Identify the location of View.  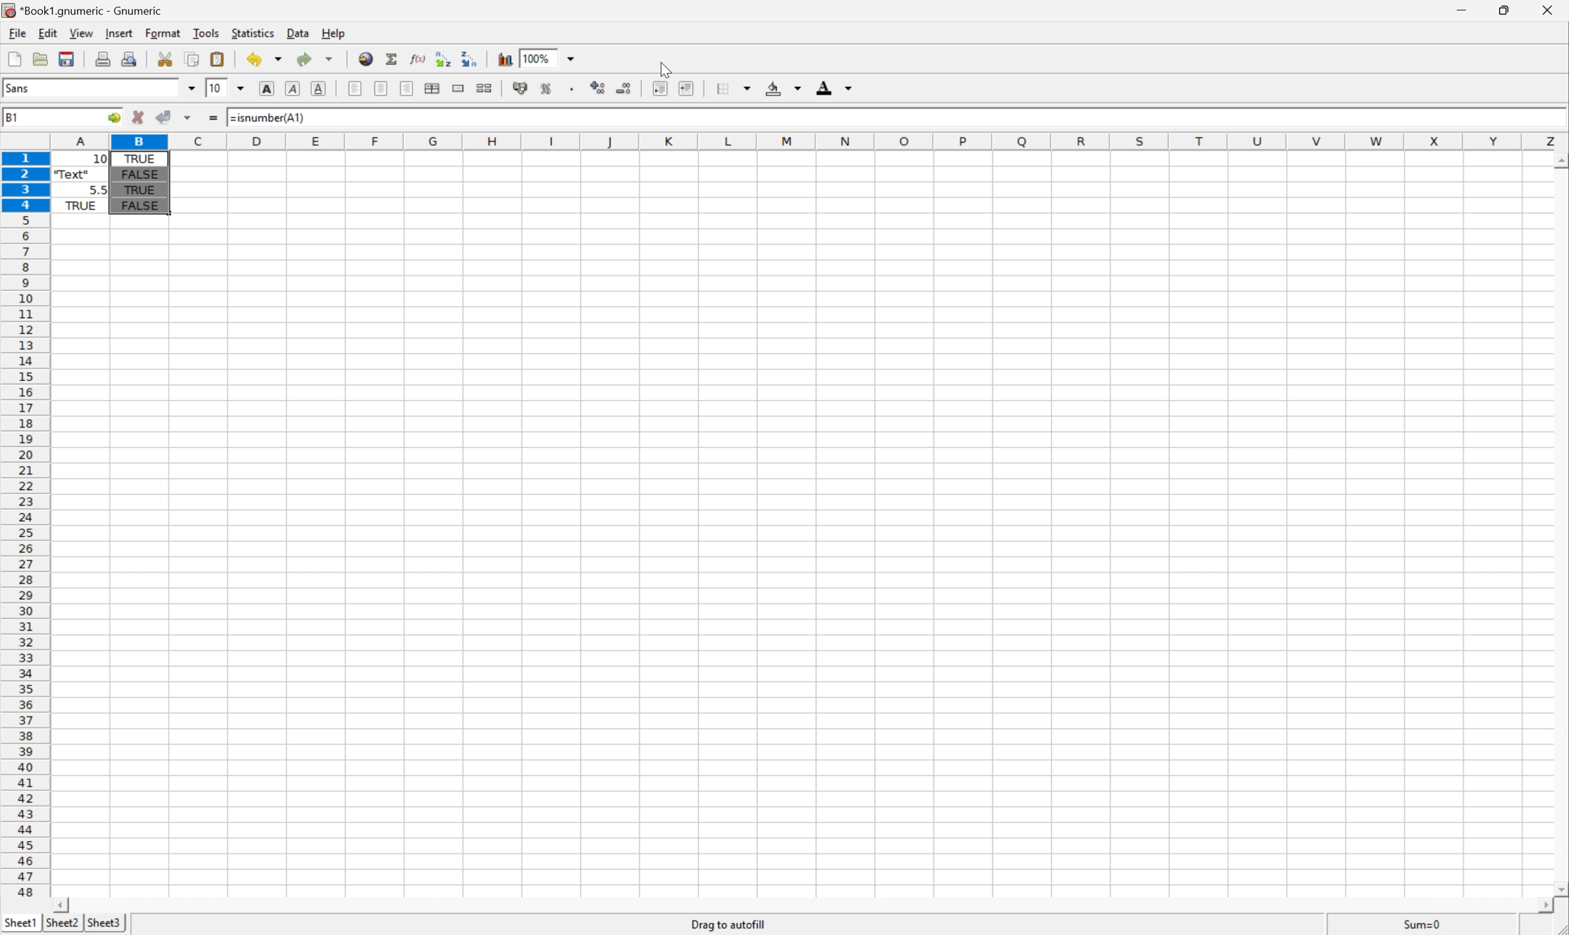
(81, 31).